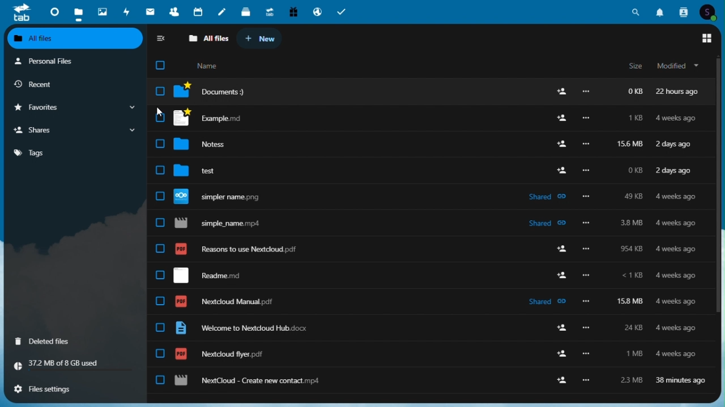  Describe the element at coordinates (679, 223) in the screenshot. I see `4 weeks ago` at that location.